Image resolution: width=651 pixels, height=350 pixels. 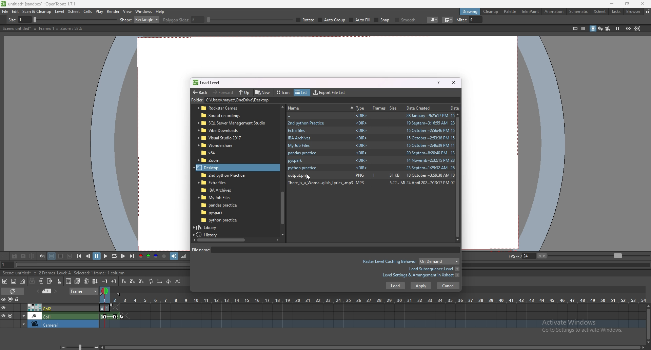 I want to click on pencil mode, so click(x=495, y=20).